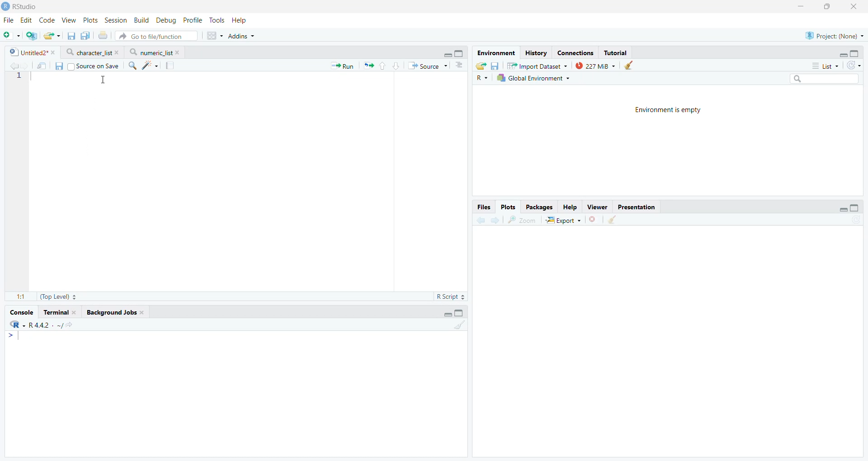  I want to click on R Script, so click(451, 297).